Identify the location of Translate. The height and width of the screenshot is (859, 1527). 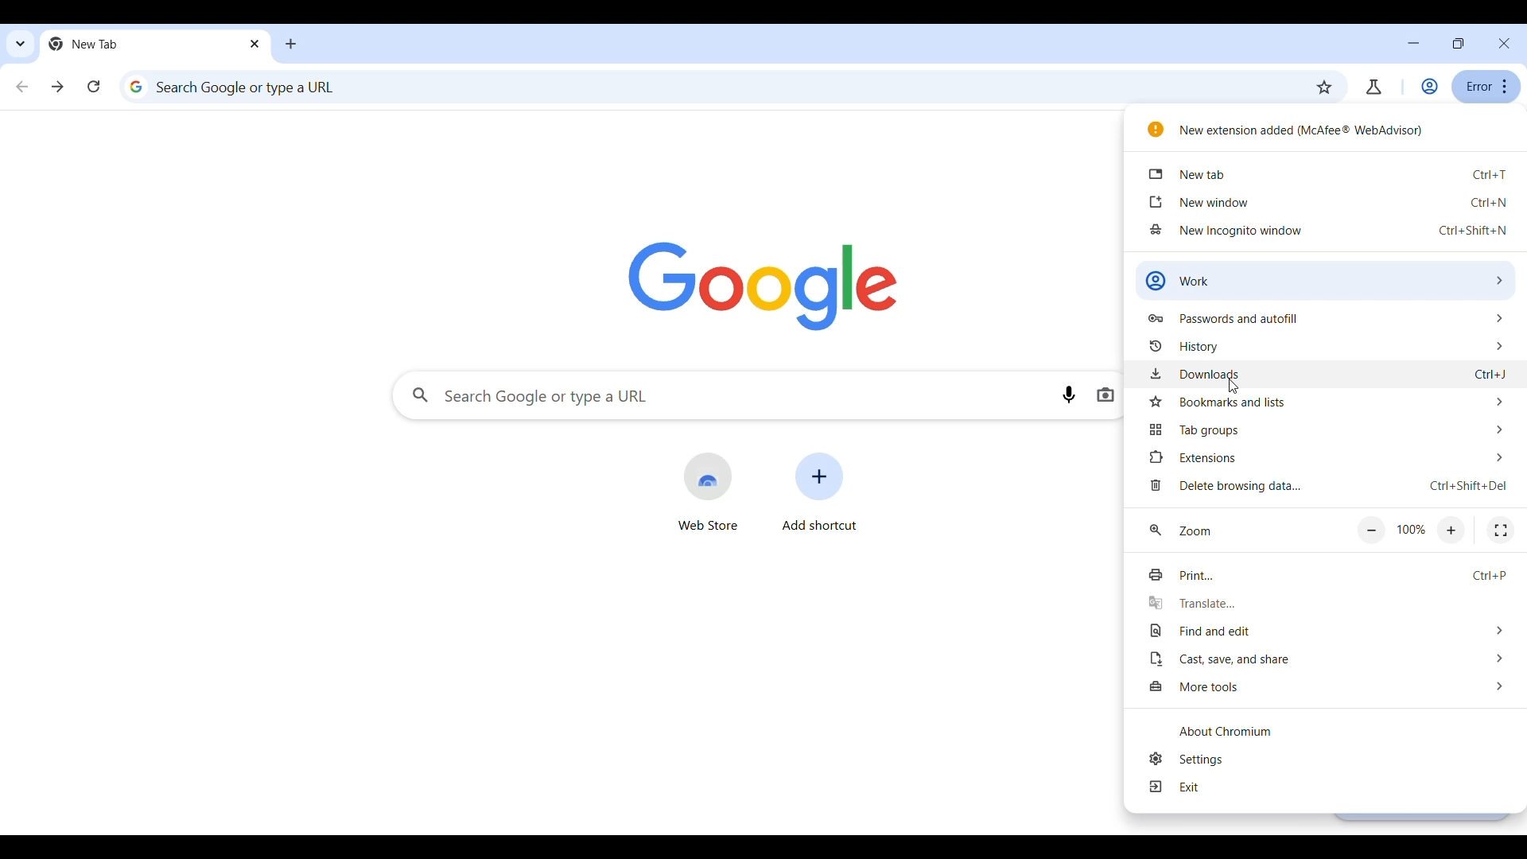
(1327, 604).